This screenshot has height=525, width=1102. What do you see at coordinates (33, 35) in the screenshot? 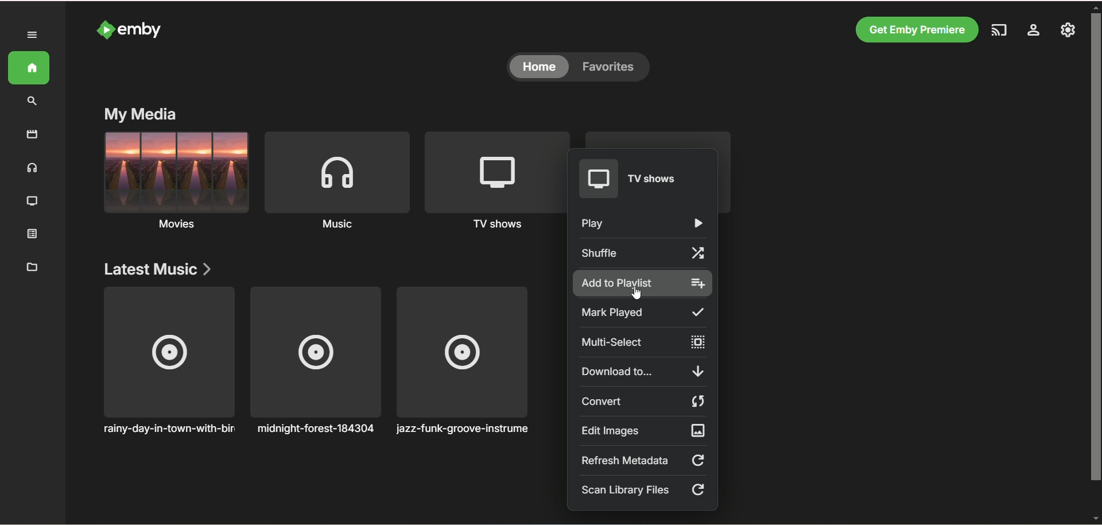
I see `expand` at bounding box center [33, 35].